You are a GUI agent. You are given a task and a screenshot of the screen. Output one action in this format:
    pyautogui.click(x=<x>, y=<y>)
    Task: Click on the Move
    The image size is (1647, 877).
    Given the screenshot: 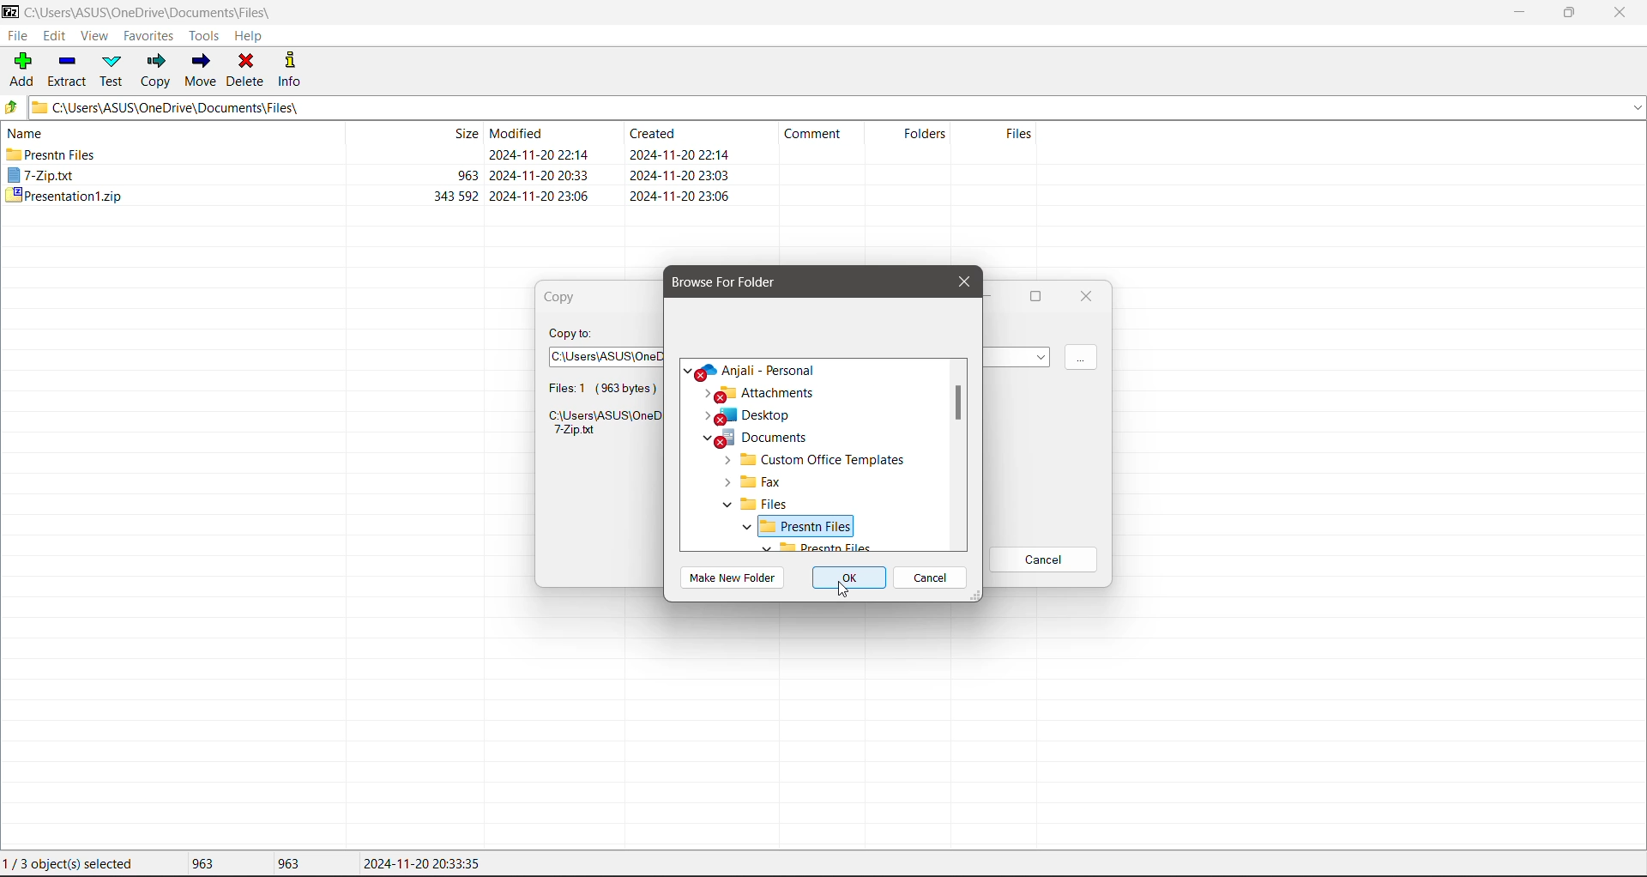 What is the action you would take?
    pyautogui.click(x=203, y=70)
    